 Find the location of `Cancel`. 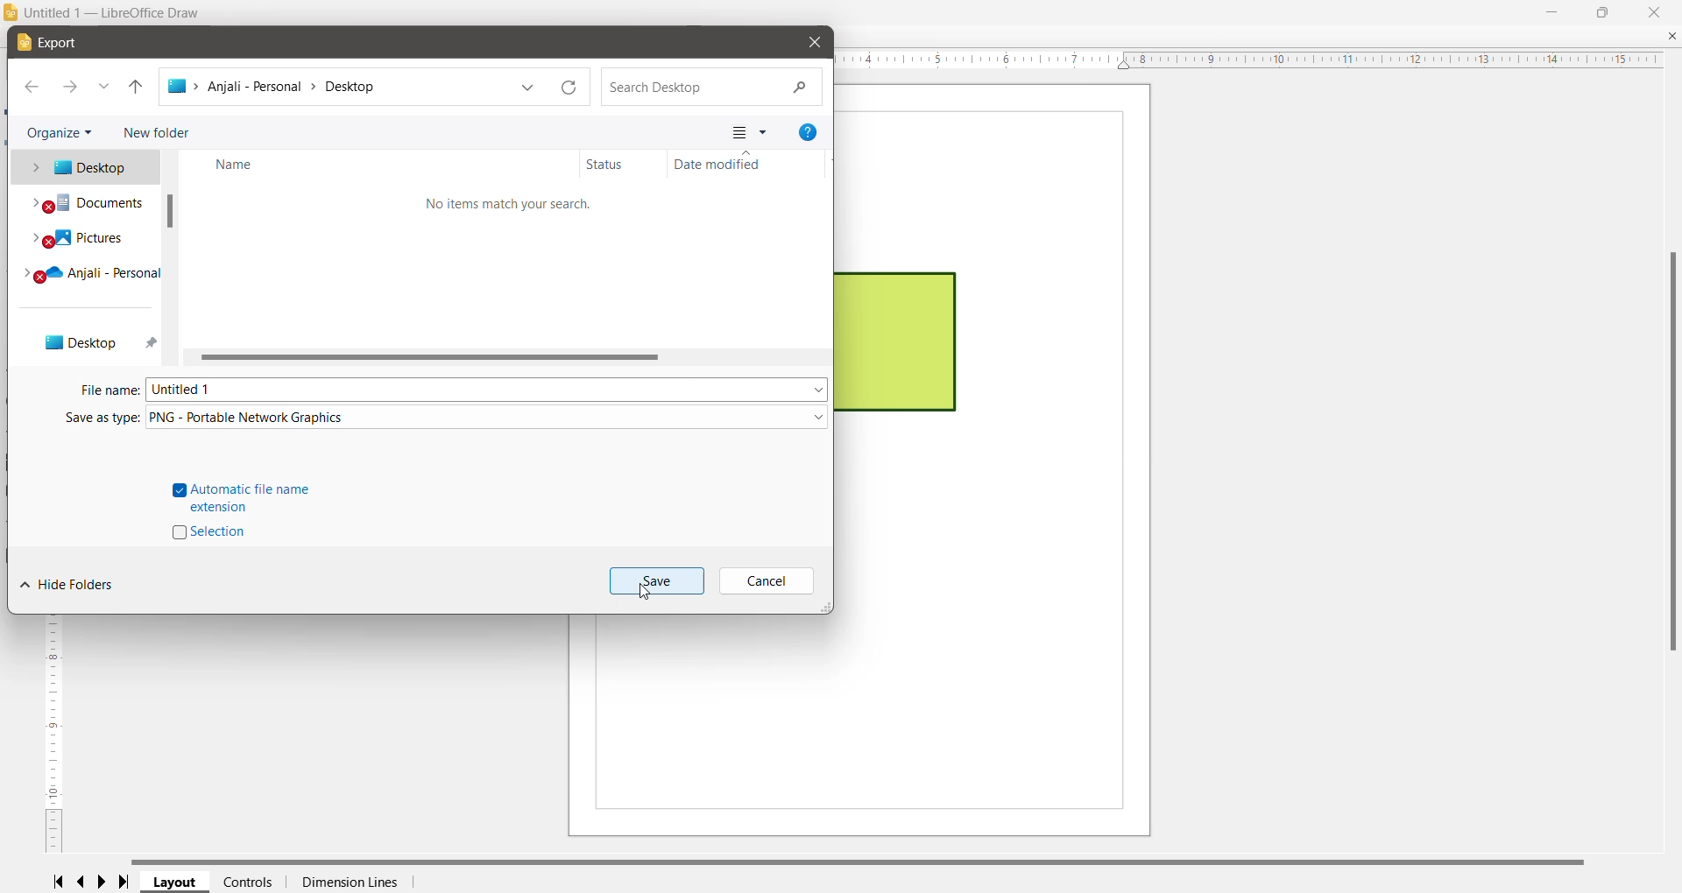

Cancel is located at coordinates (764, 580).